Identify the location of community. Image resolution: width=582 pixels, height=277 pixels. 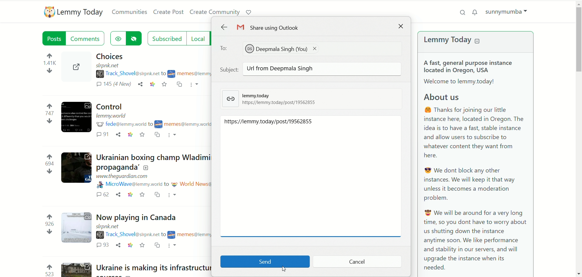
(190, 73).